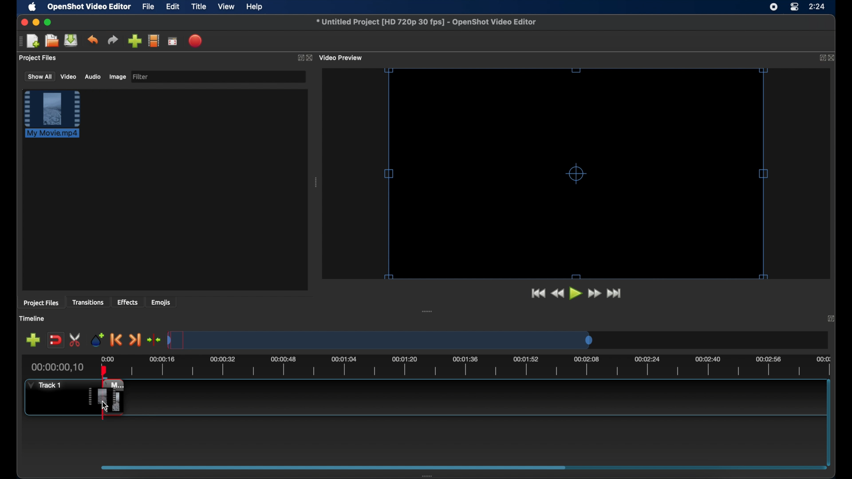 Image resolution: width=852 pixels, height=479 pixels. I want to click on open project, so click(51, 41).